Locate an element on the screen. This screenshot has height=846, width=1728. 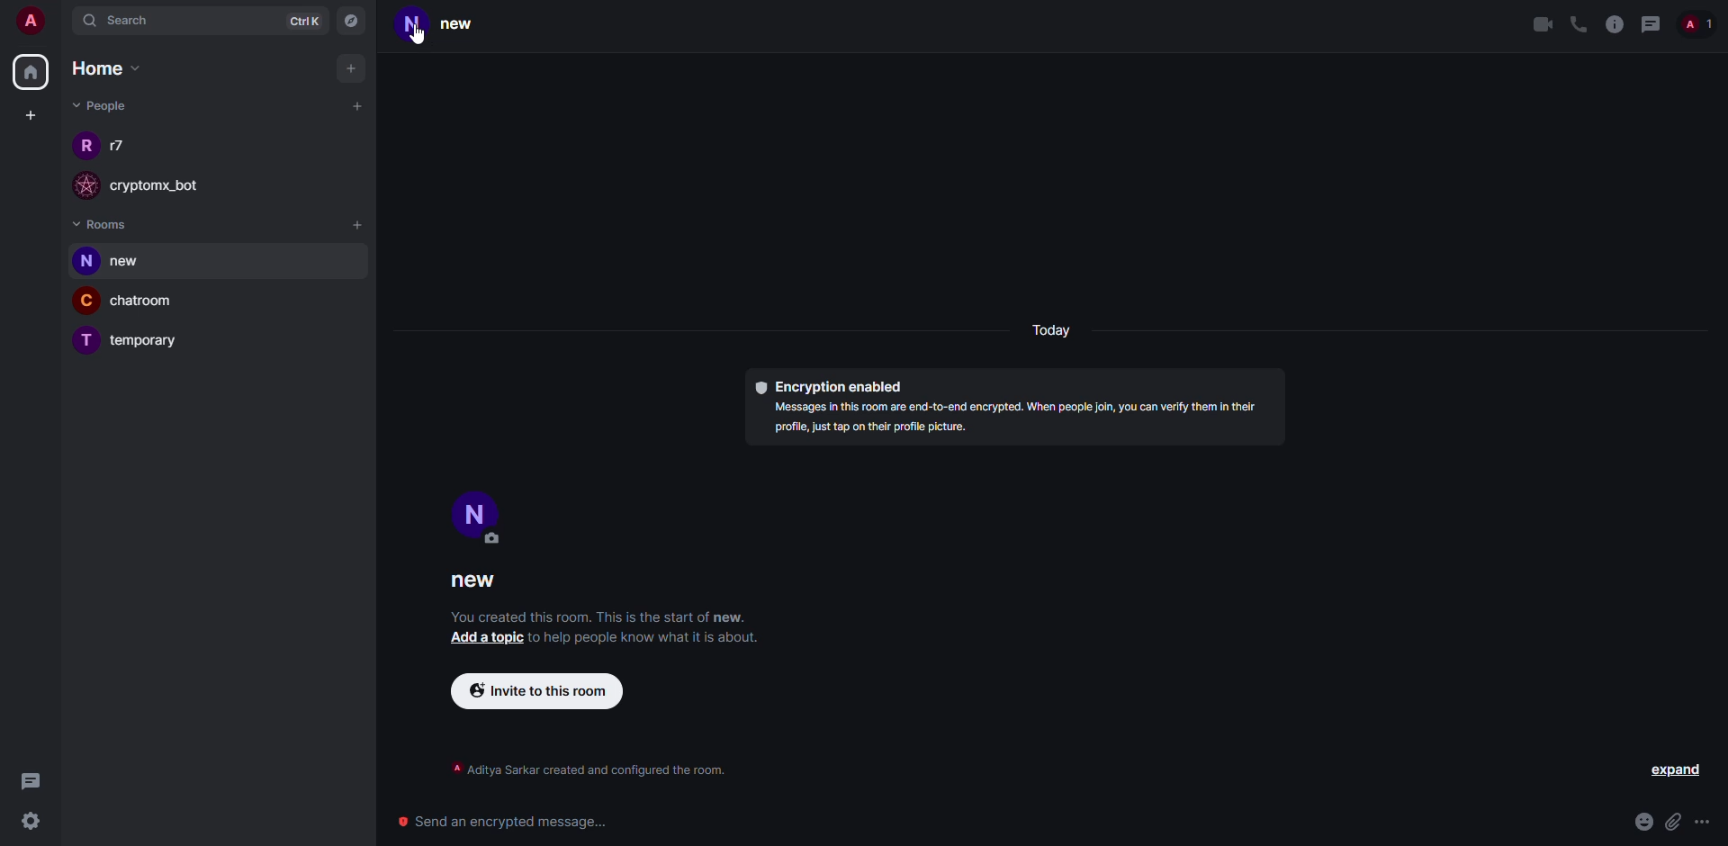
ifo is located at coordinates (1021, 419).